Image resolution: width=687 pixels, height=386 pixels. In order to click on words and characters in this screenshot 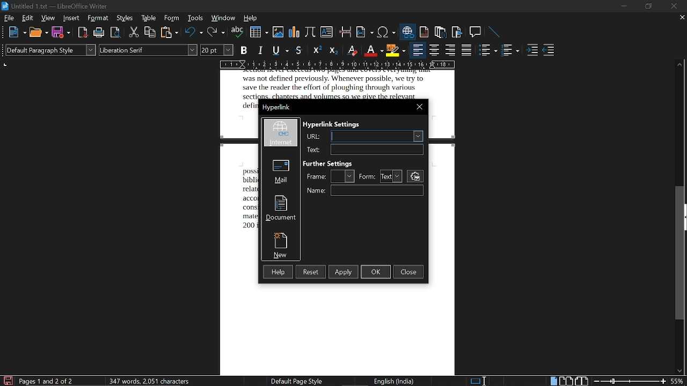, I will do `click(148, 381)`.